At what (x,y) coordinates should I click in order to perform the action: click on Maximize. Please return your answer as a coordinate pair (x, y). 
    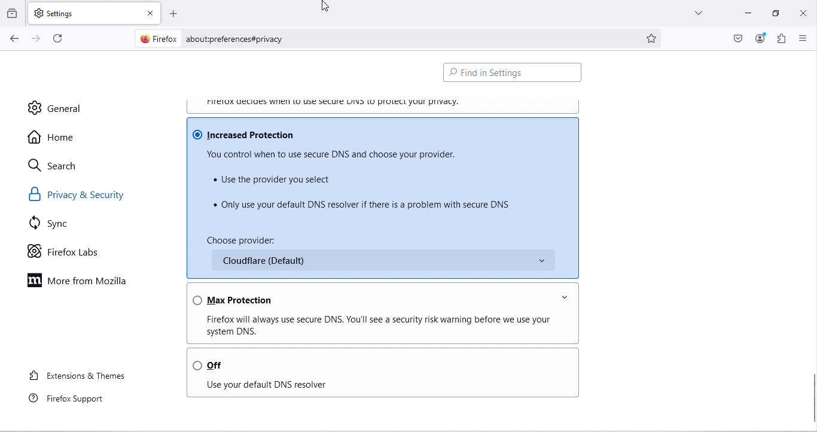
    Looking at the image, I should click on (775, 14).